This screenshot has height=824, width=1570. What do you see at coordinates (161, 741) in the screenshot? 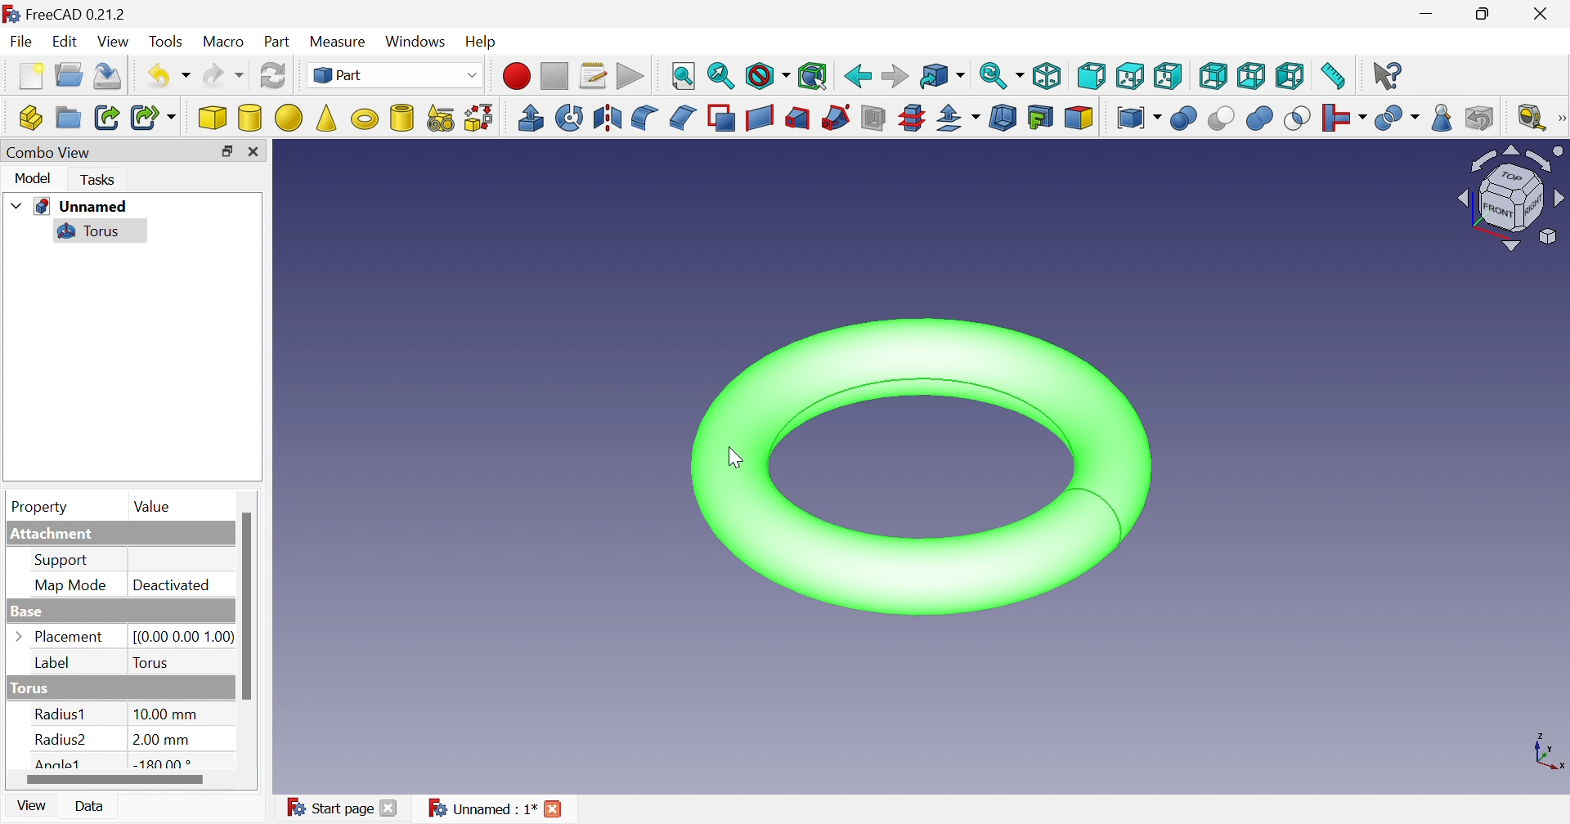
I see `2.00 mm` at bounding box center [161, 741].